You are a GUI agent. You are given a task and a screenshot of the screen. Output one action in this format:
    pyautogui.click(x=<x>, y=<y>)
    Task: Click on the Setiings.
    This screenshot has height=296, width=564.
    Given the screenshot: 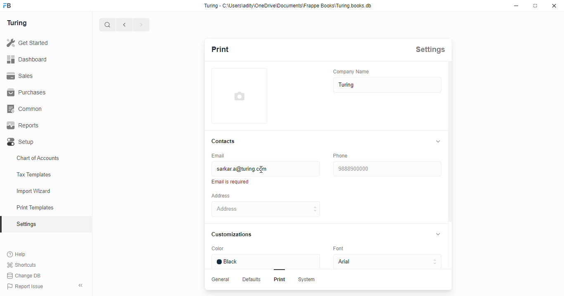 What is the action you would take?
    pyautogui.click(x=46, y=224)
    